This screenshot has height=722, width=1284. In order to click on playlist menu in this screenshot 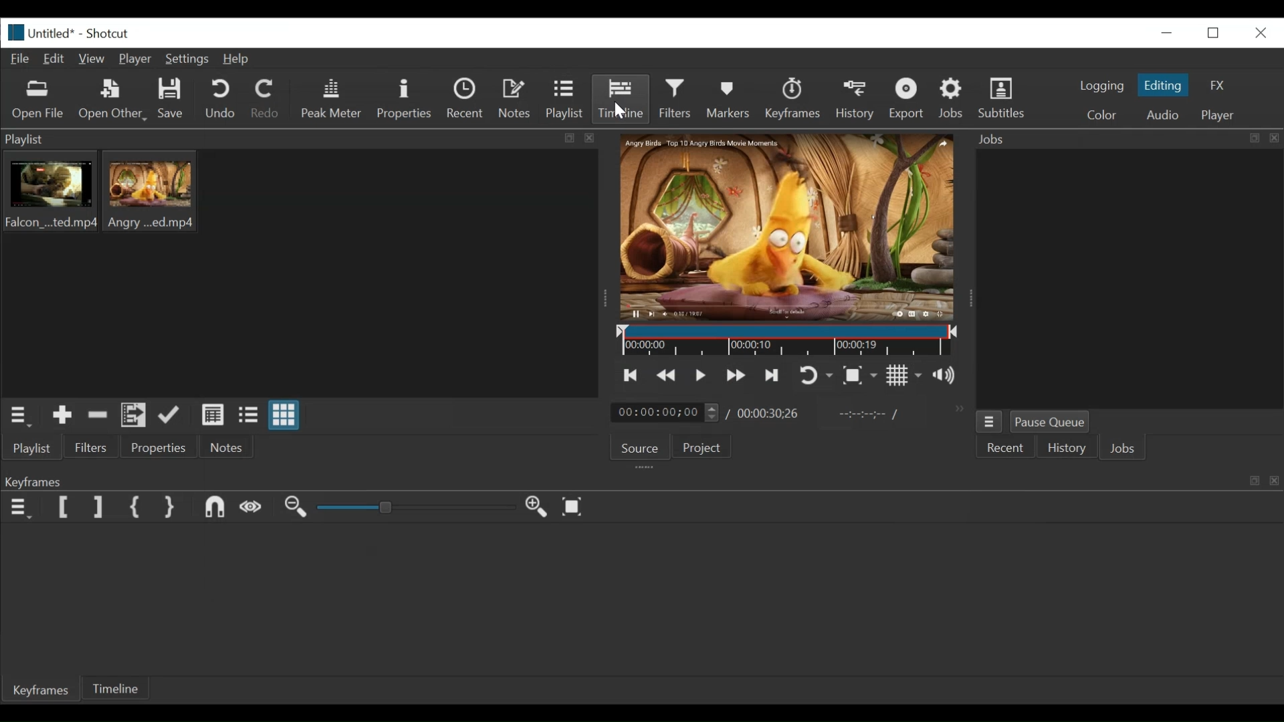, I will do `click(21, 414)`.